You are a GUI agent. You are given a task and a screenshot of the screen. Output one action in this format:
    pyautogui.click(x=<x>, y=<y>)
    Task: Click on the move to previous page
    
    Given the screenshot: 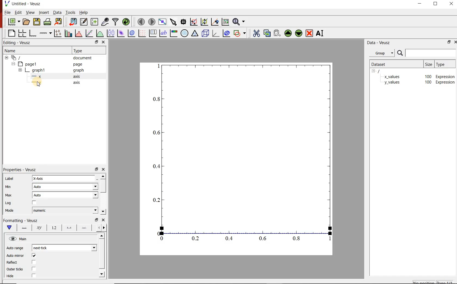 What is the action you would take?
    pyautogui.click(x=141, y=22)
    